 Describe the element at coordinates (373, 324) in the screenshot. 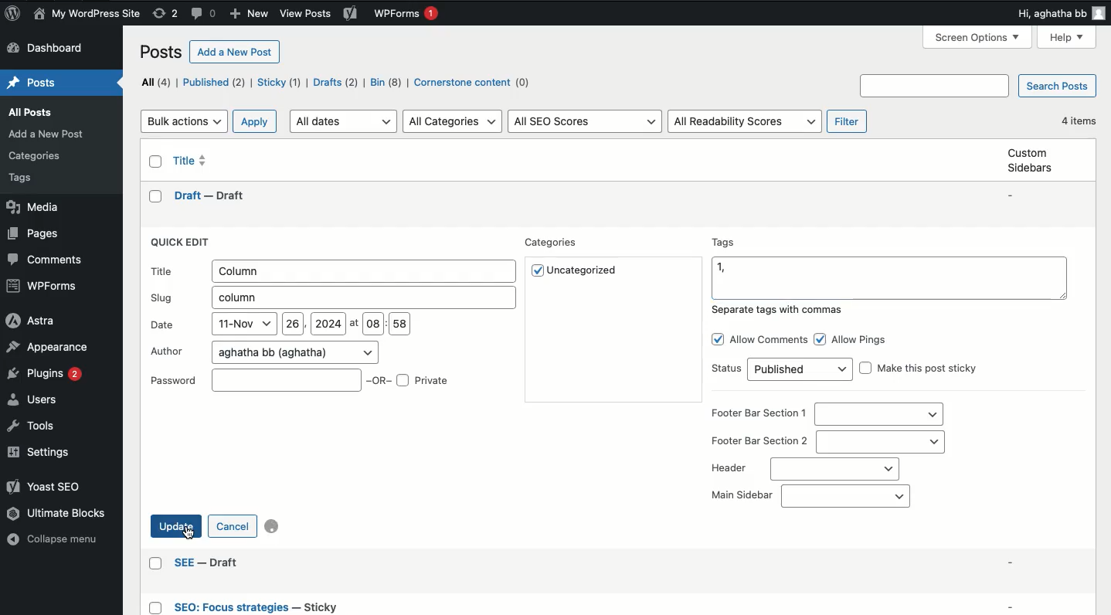

I see `08` at that location.